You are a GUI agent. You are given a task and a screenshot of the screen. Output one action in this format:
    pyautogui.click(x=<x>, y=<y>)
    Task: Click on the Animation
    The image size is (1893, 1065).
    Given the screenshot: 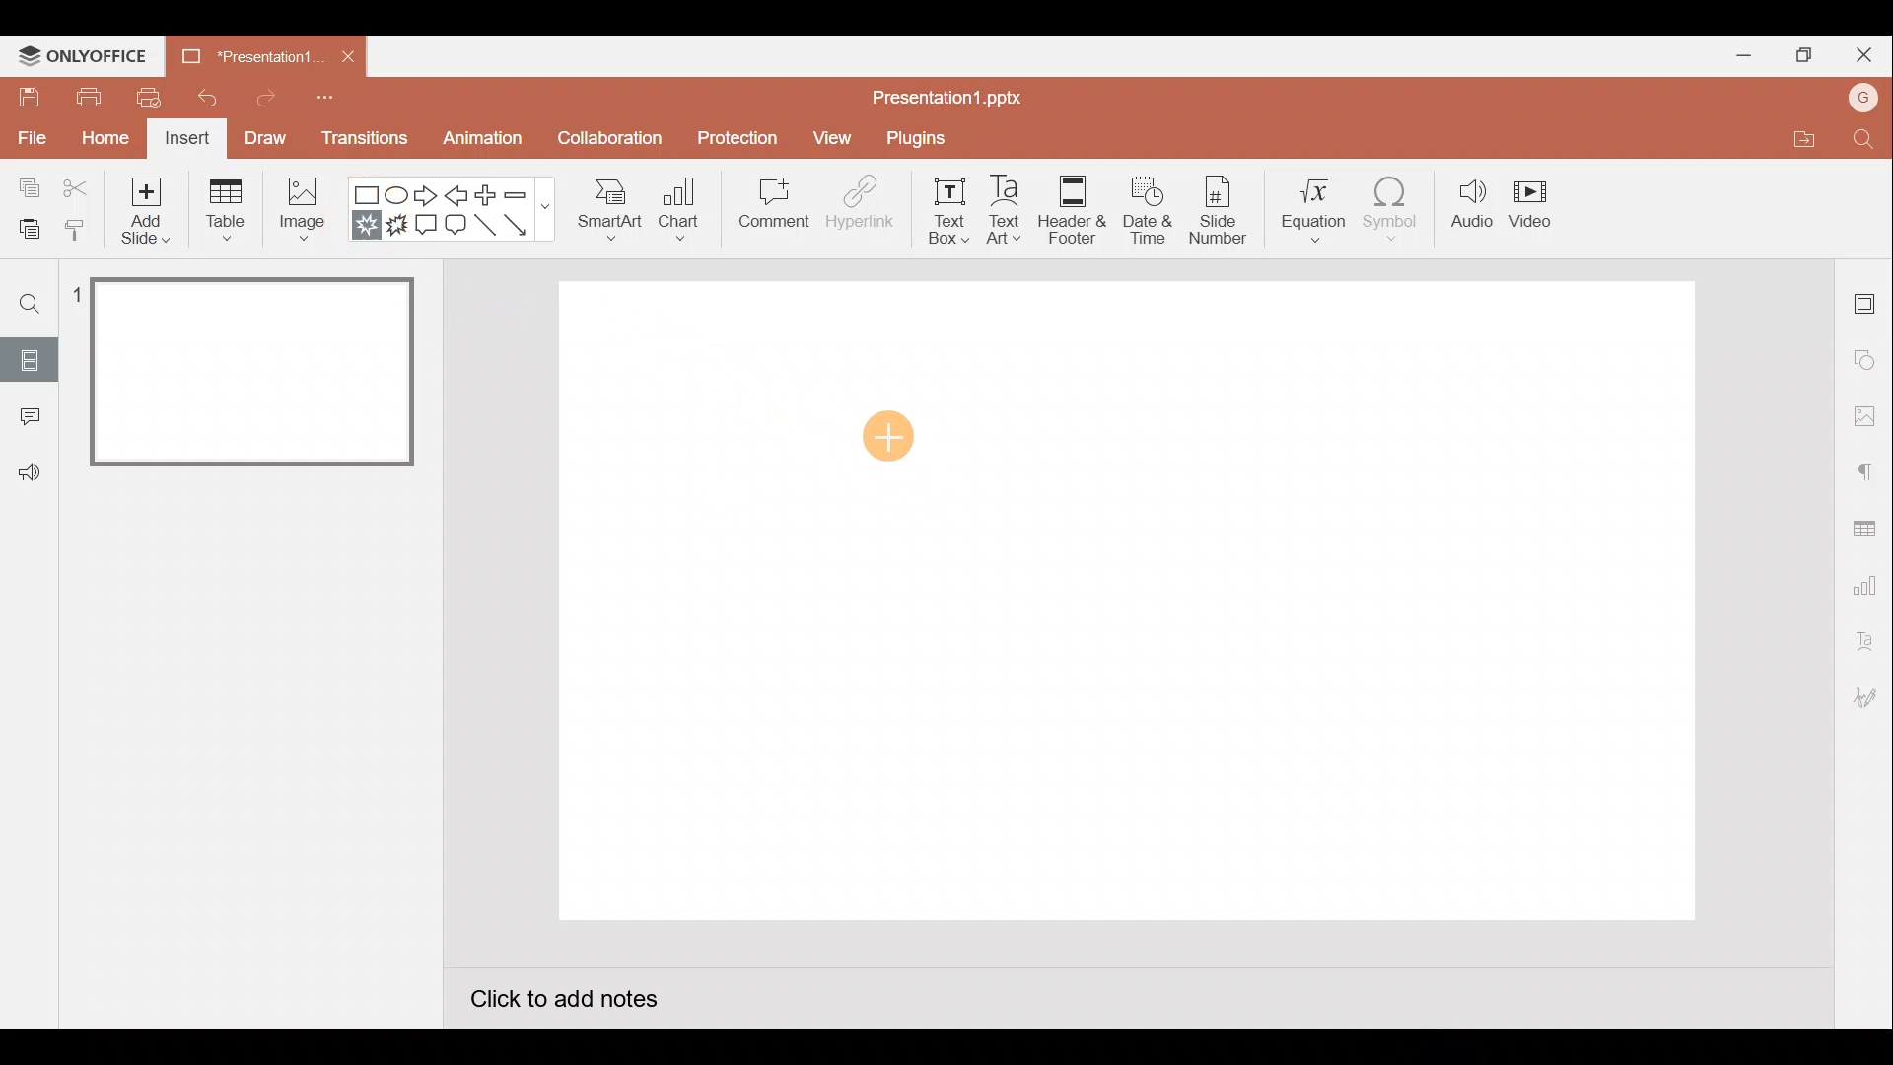 What is the action you would take?
    pyautogui.click(x=478, y=142)
    